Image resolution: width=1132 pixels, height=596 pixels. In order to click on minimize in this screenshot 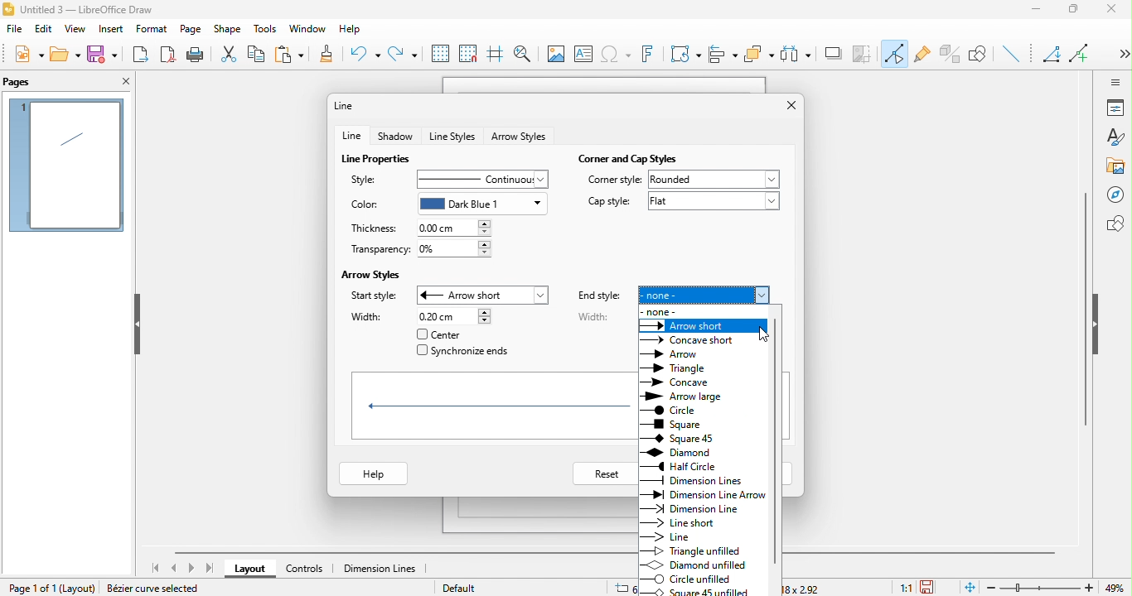, I will do `click(1040, 12)`.